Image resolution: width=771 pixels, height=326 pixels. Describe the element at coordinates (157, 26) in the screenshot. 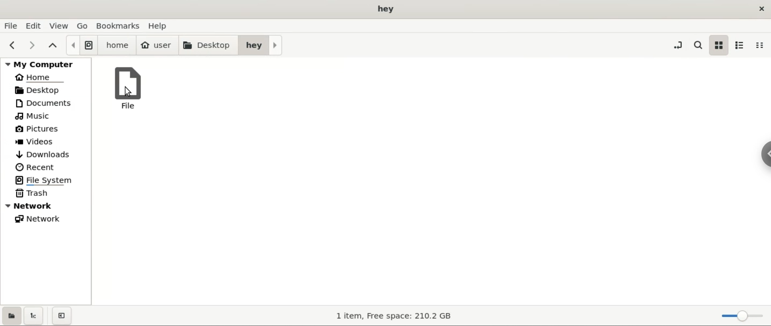

I see `help` at that location.